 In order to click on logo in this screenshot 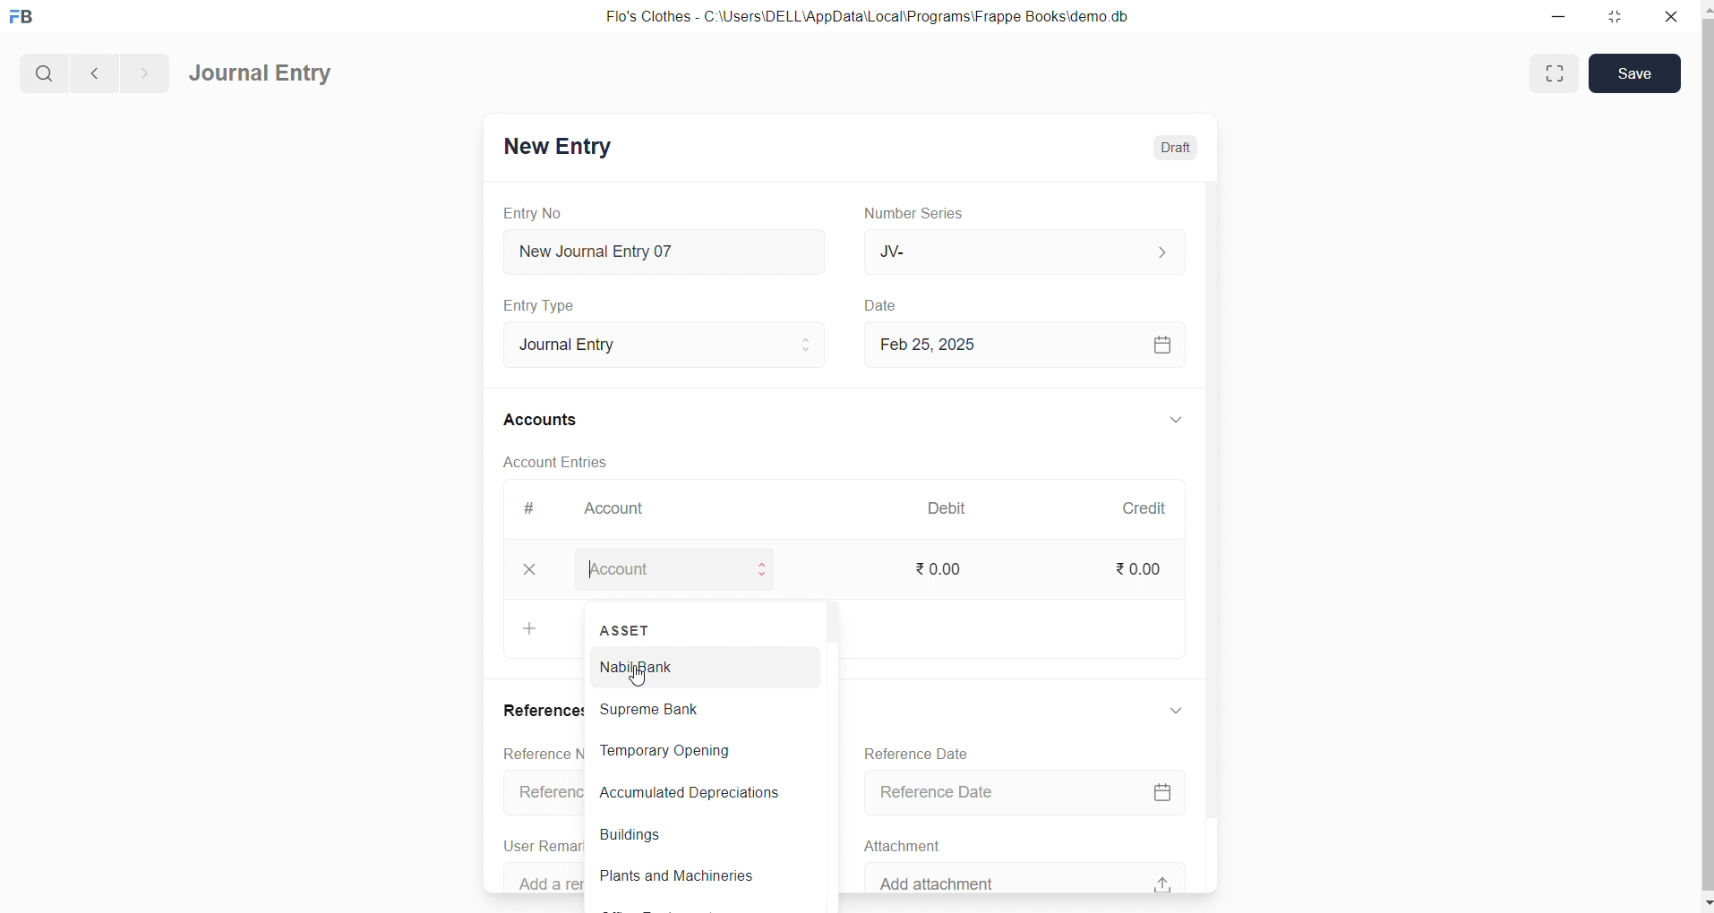, I will do `click(26, 18)`.